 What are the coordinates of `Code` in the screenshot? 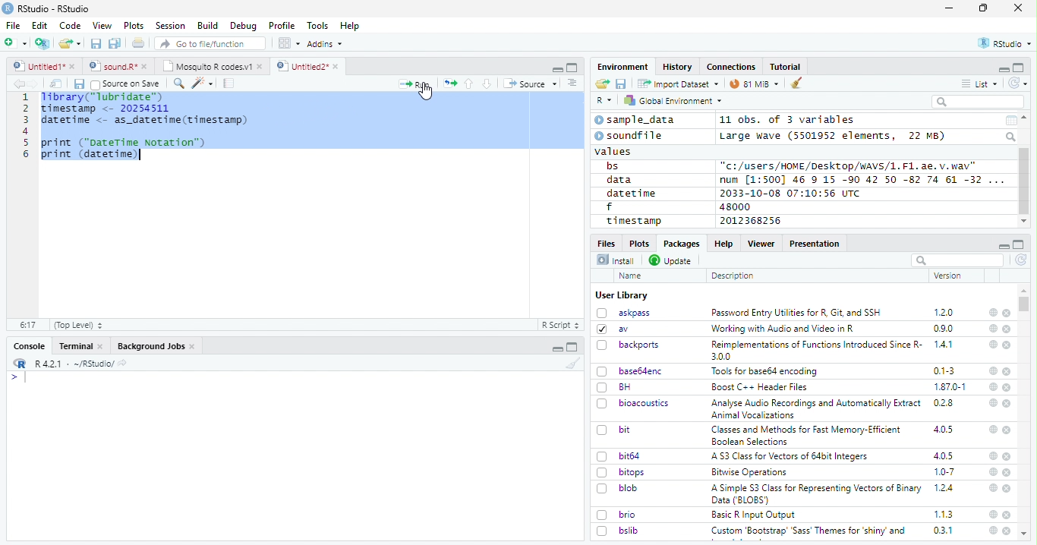 It's located at (69, 26).